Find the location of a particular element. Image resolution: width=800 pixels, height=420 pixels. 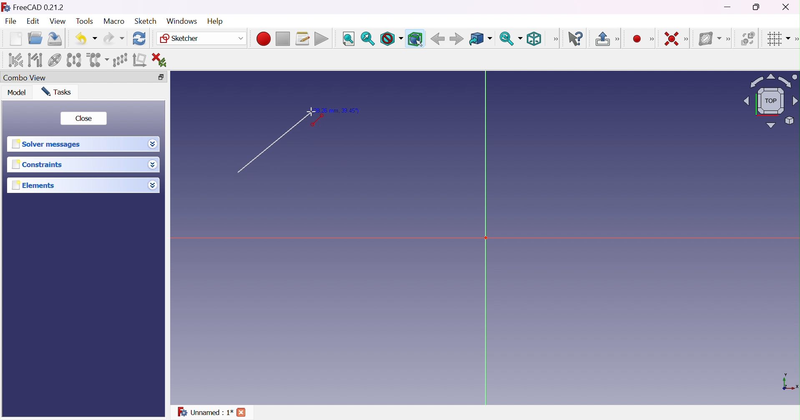

Minimize is located at coordinates (728, 8).